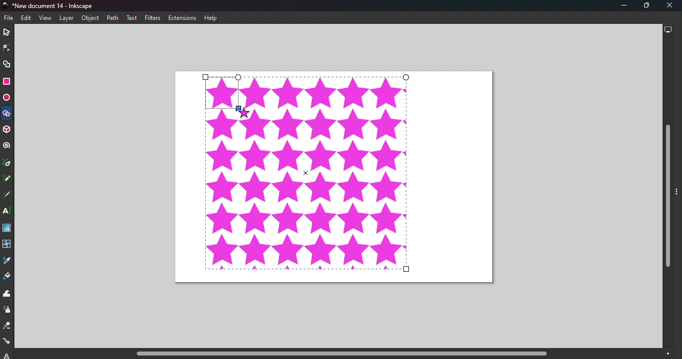 The width and height of the screenshot is (682, 359). What do you see at coordinates (26, 18) in the screenshot?
I see `Edit` at bounding box center [26, 18].